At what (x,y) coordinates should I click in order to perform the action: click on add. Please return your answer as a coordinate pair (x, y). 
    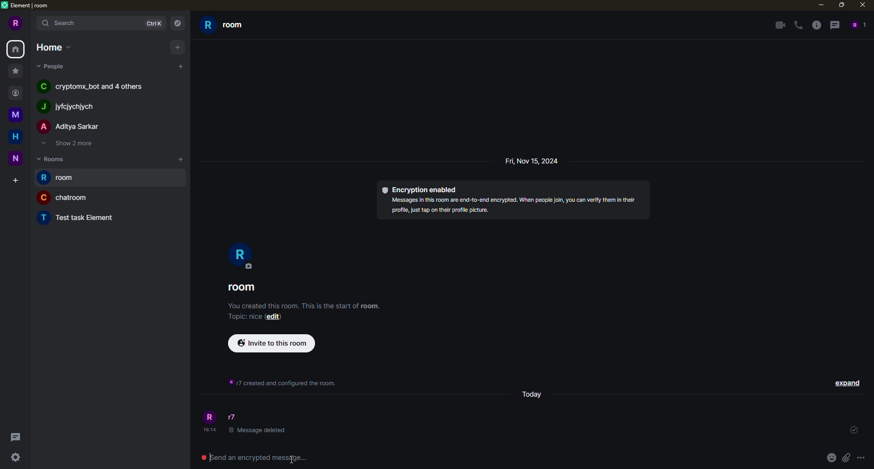
    Looking at the image, I should click on (179, 159).